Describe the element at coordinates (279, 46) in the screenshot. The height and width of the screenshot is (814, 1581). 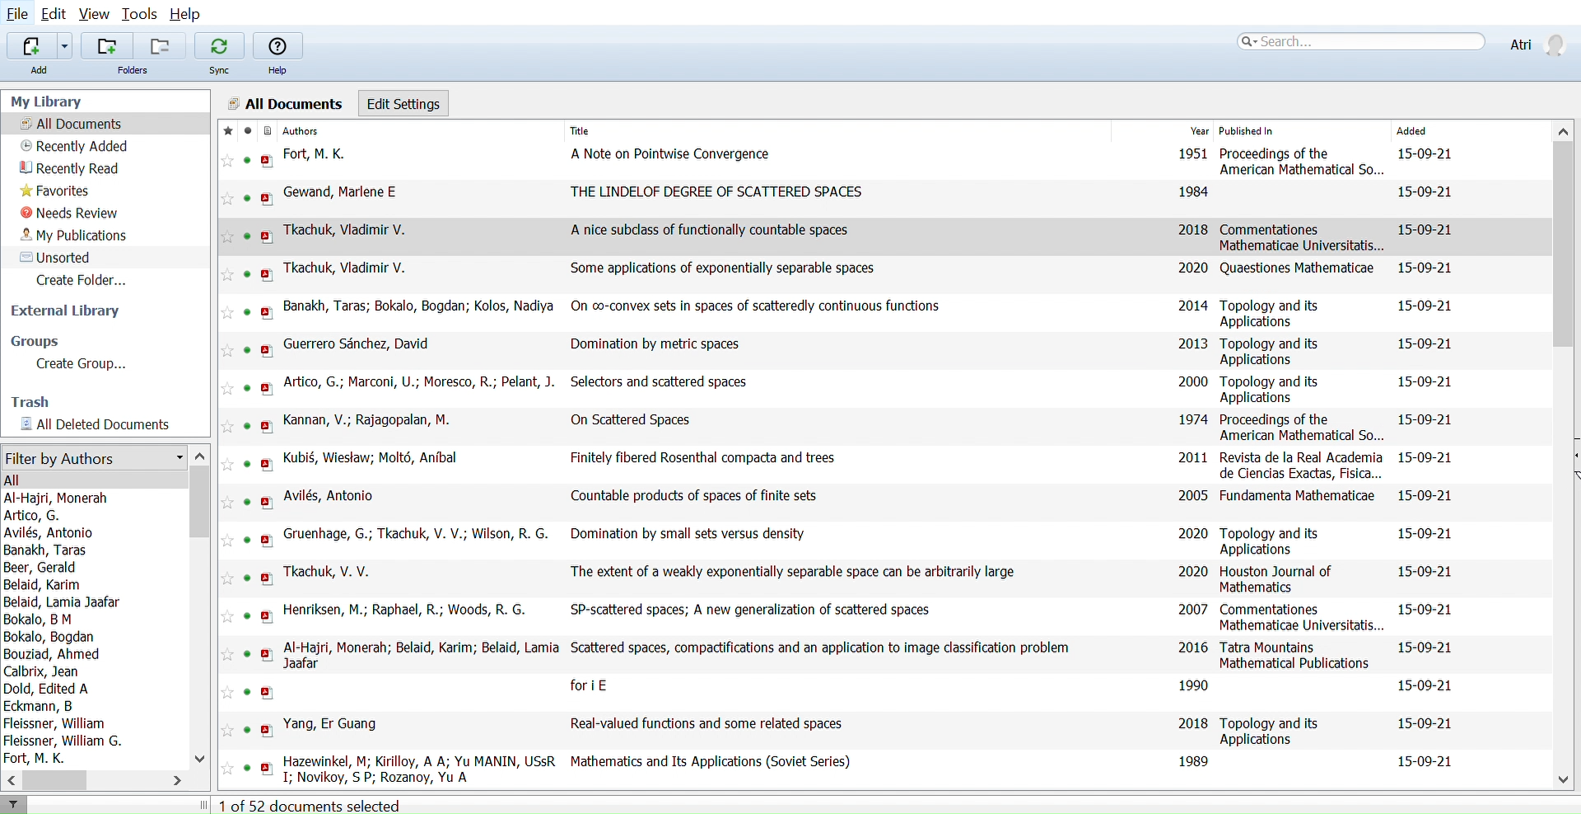
I see `Help` at that location.